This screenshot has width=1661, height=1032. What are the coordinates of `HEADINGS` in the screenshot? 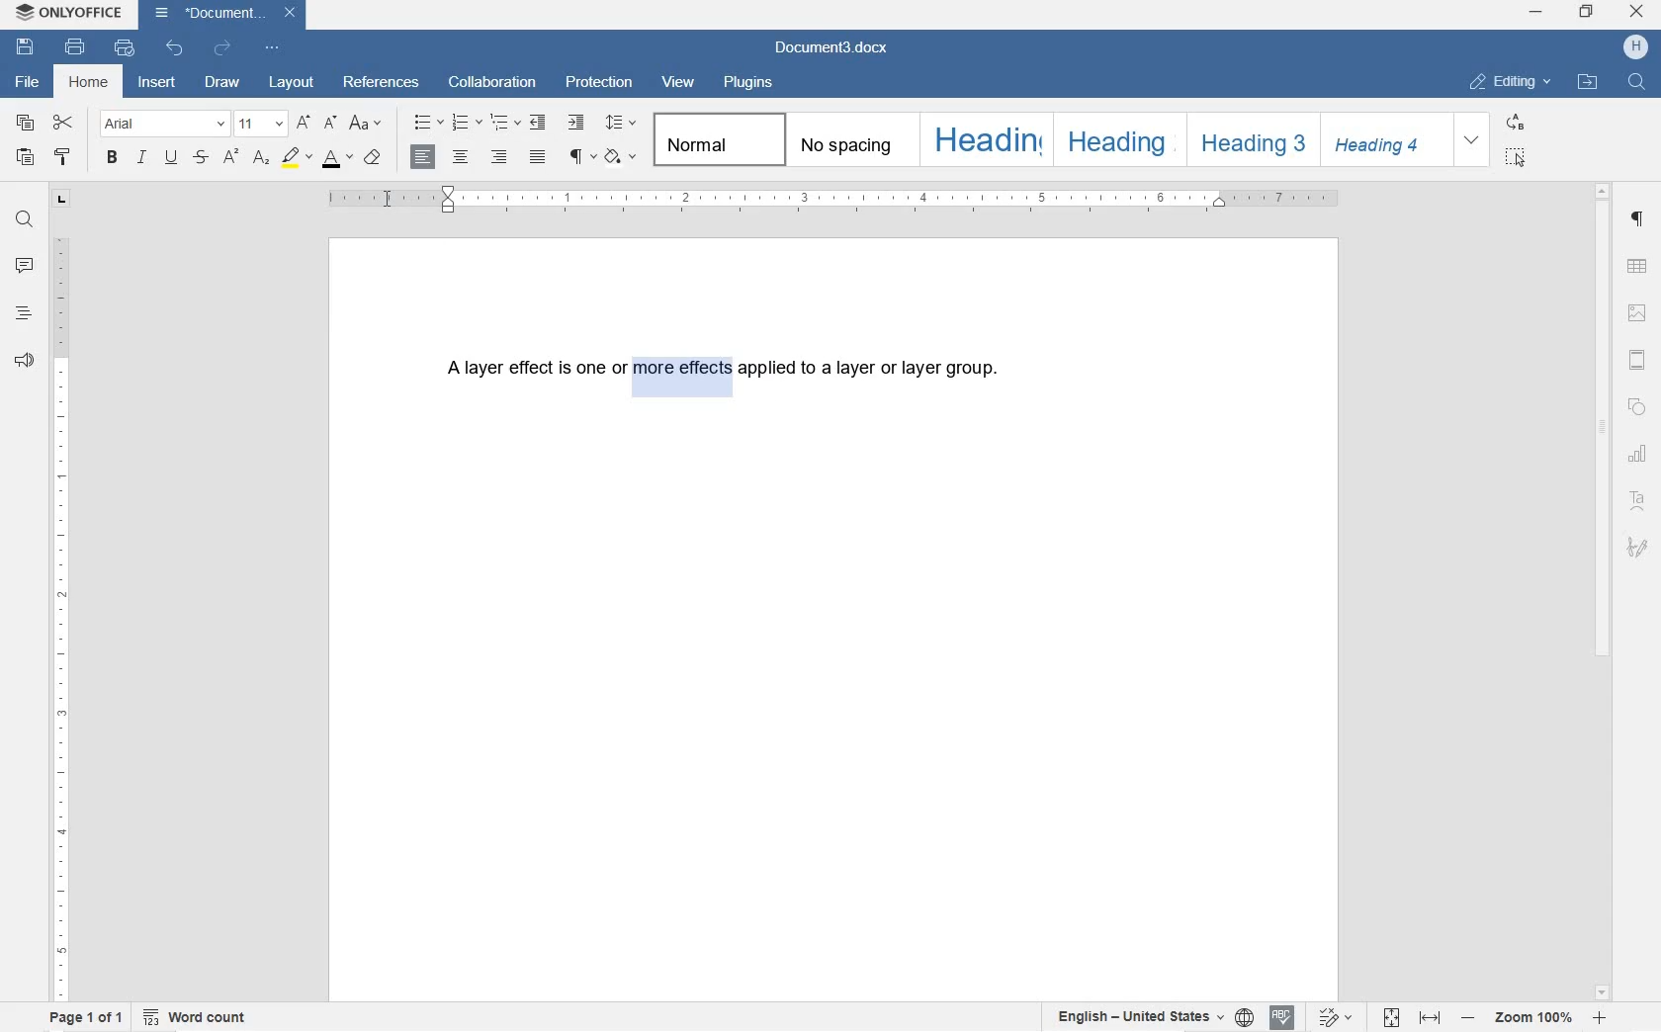 It's located at (23, 315).